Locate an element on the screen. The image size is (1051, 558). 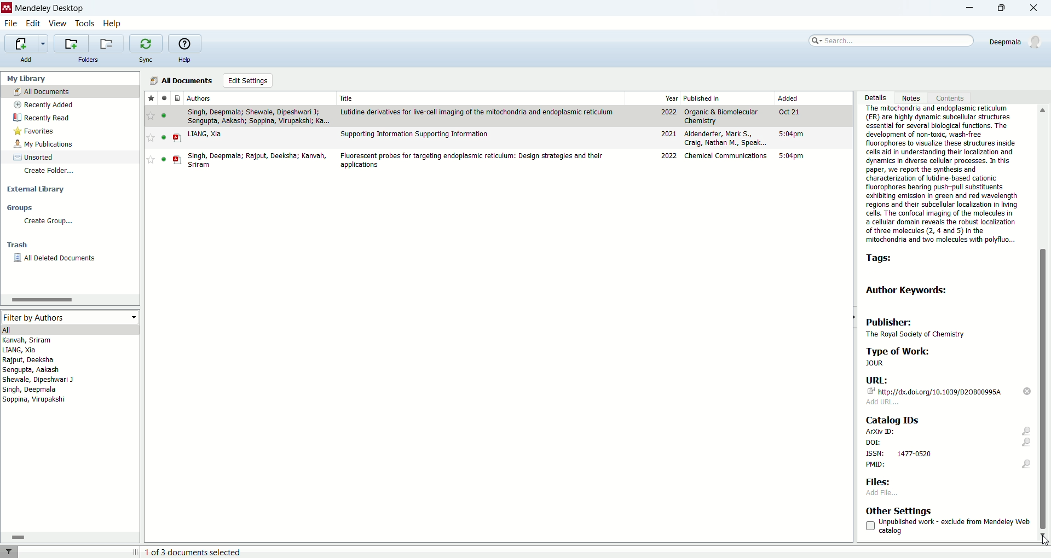
favorites is located at coordinates (151, 97).